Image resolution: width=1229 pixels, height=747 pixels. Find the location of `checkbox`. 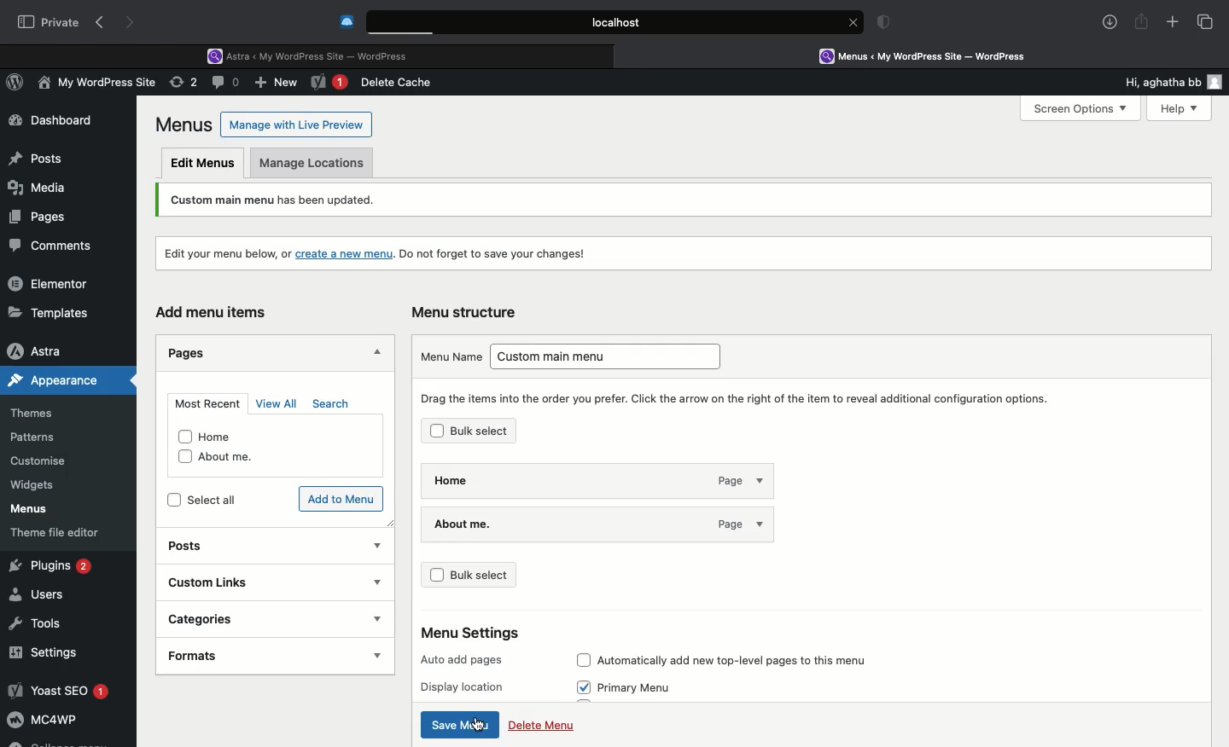

checkbox is located at coordinates (438, 575).